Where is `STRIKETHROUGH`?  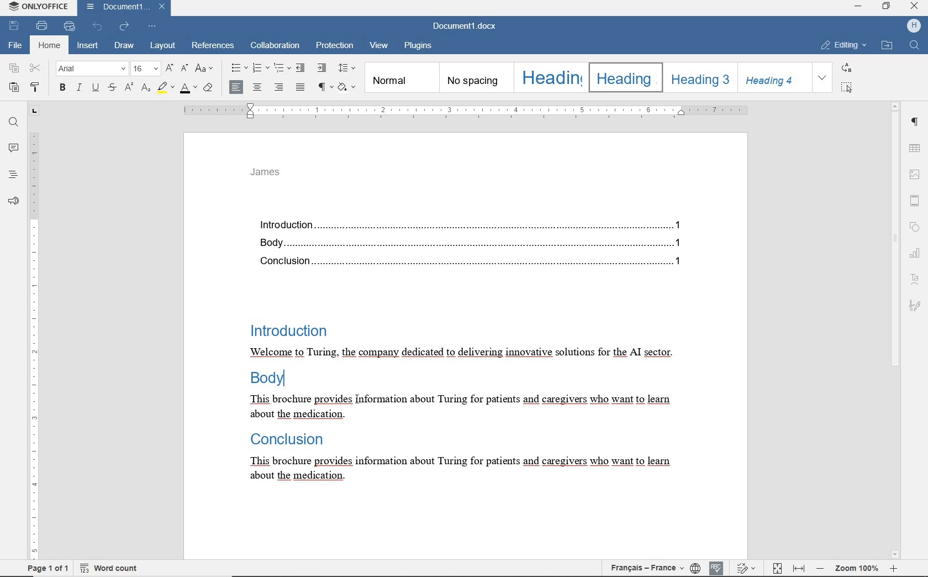
STRIKETHROUGH is located at coordinates (112, 88).